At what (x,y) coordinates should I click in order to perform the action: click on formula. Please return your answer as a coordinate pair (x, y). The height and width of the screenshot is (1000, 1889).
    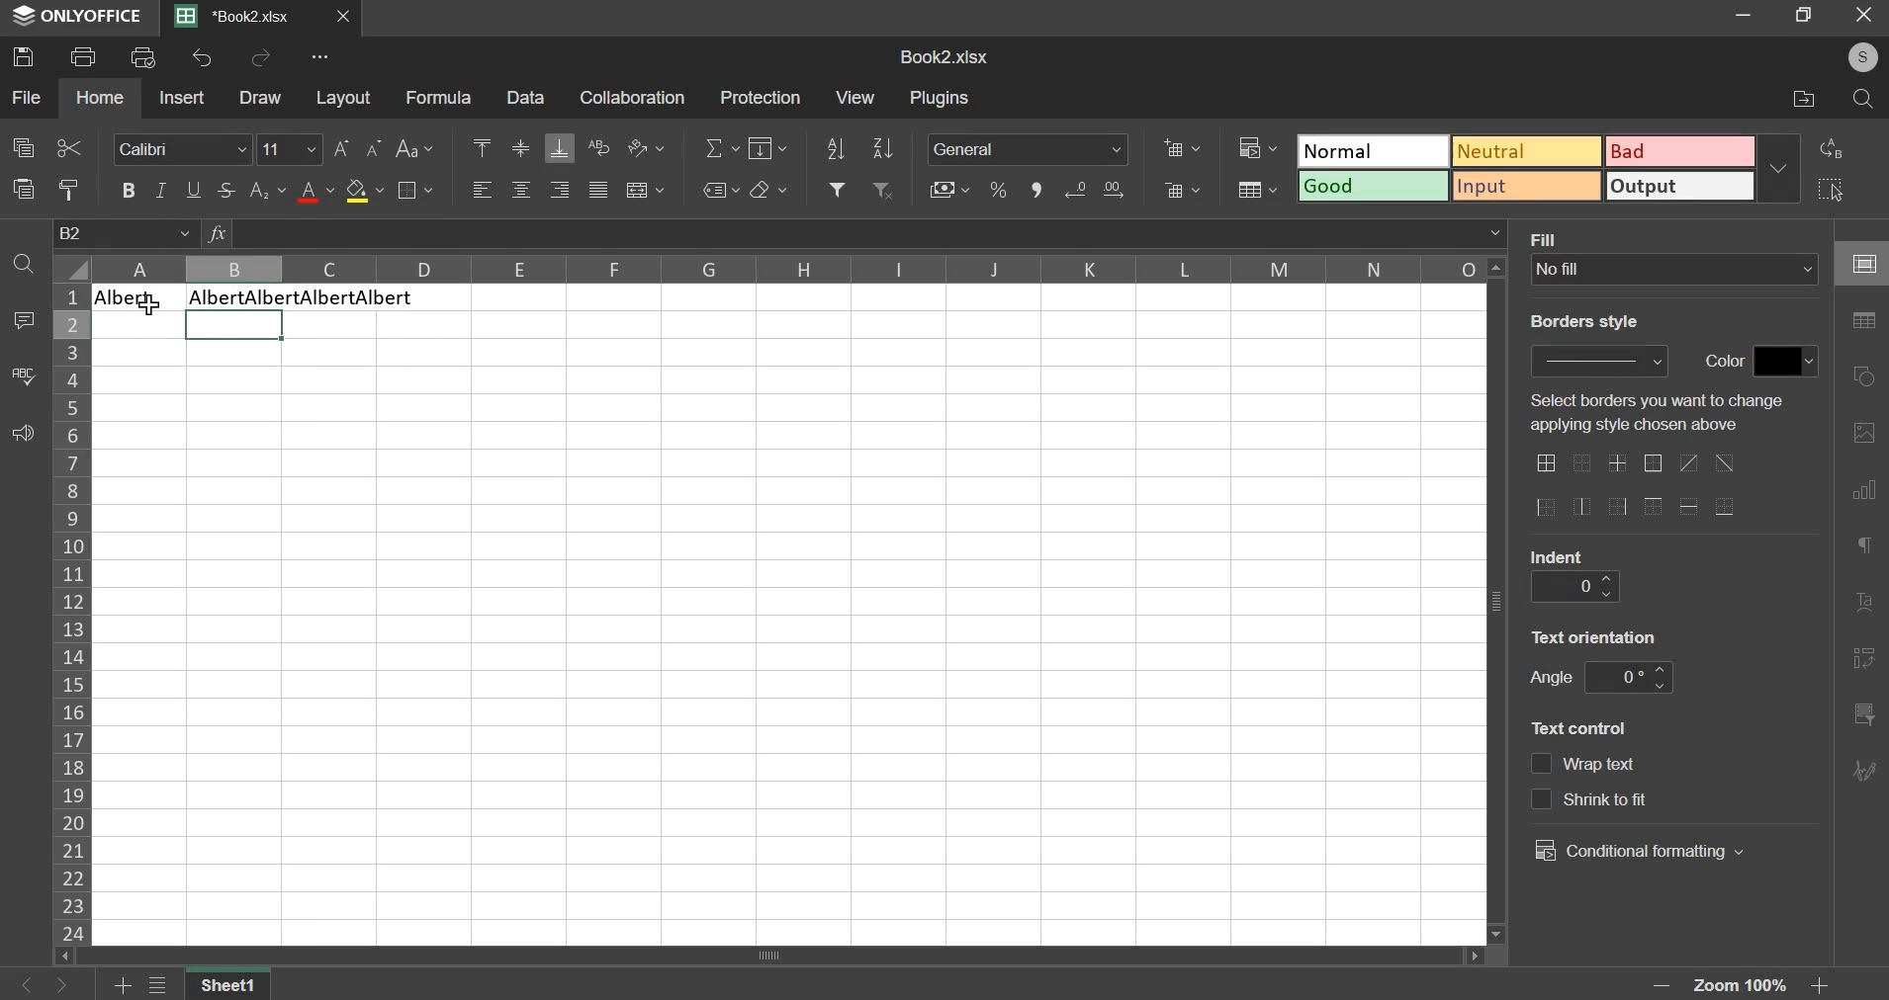
    Looking at the image, I should click on (440, 97).